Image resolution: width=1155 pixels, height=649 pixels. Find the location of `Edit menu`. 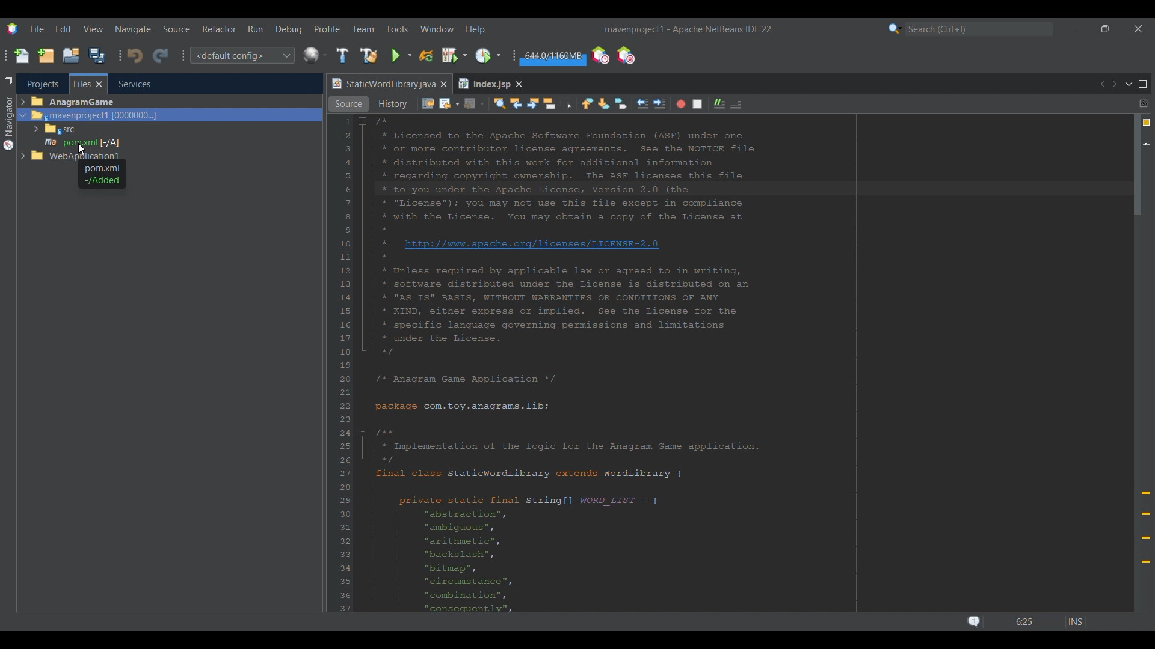

Edit menu is located at coordinates (63, 29).